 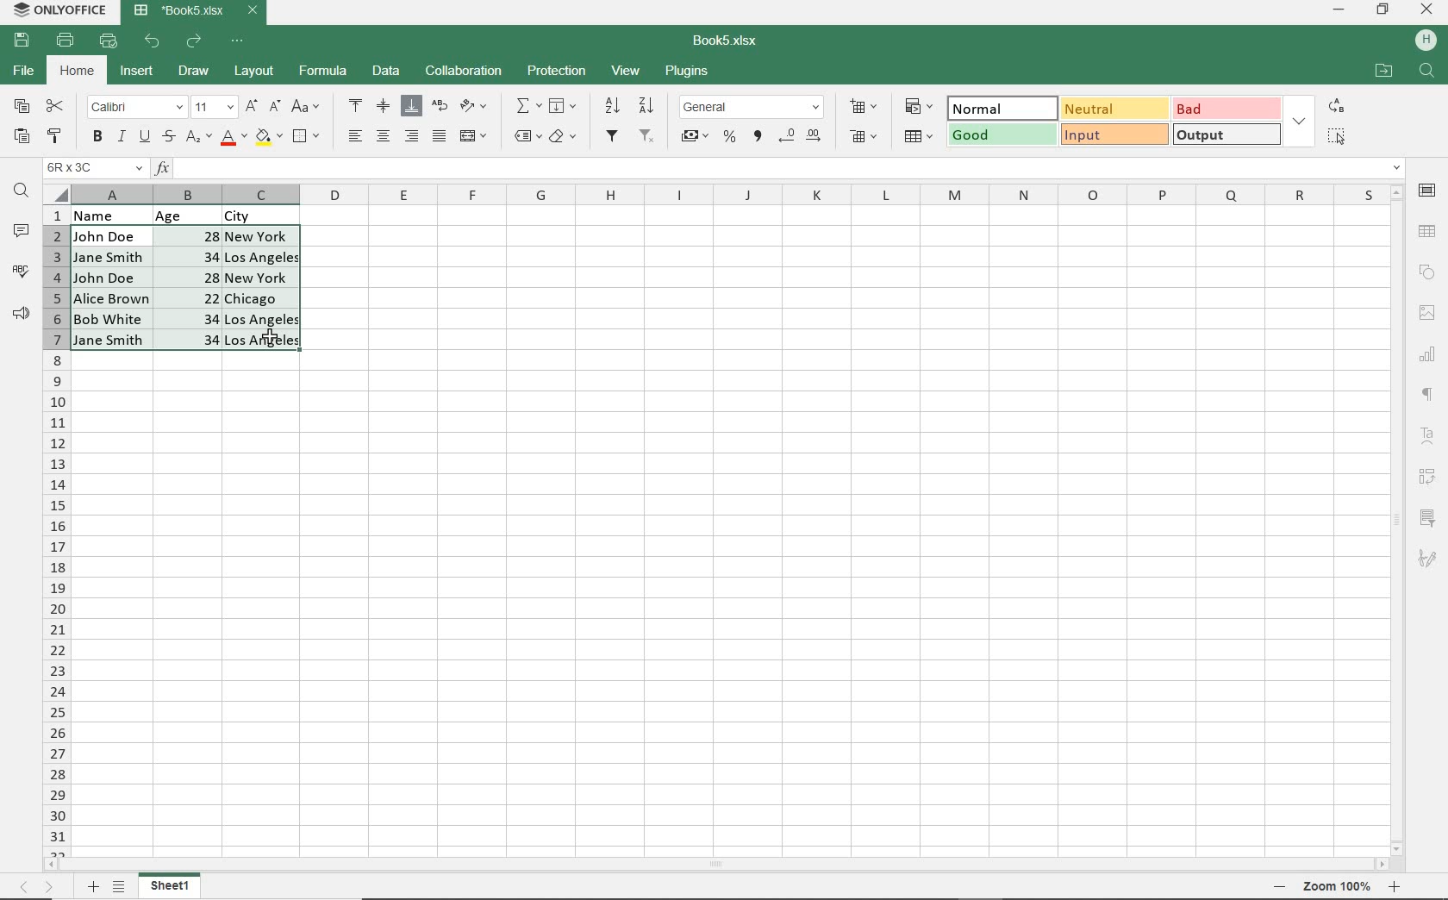 What do you see at coordinates (799, 137) in the screenshot?
I see `CHANGE DECIMAL PLACE` at bounding box center [799, 137].